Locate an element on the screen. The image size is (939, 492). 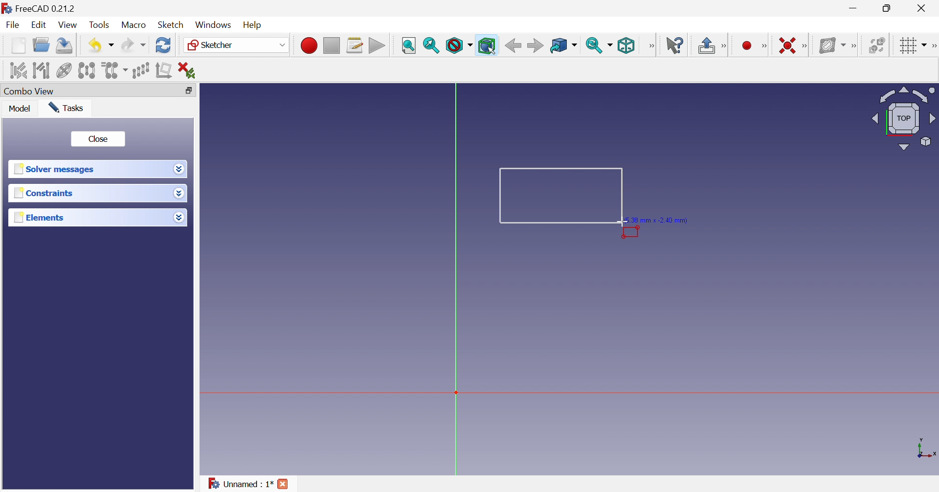
Create circle is located at coordinates (747, 46).